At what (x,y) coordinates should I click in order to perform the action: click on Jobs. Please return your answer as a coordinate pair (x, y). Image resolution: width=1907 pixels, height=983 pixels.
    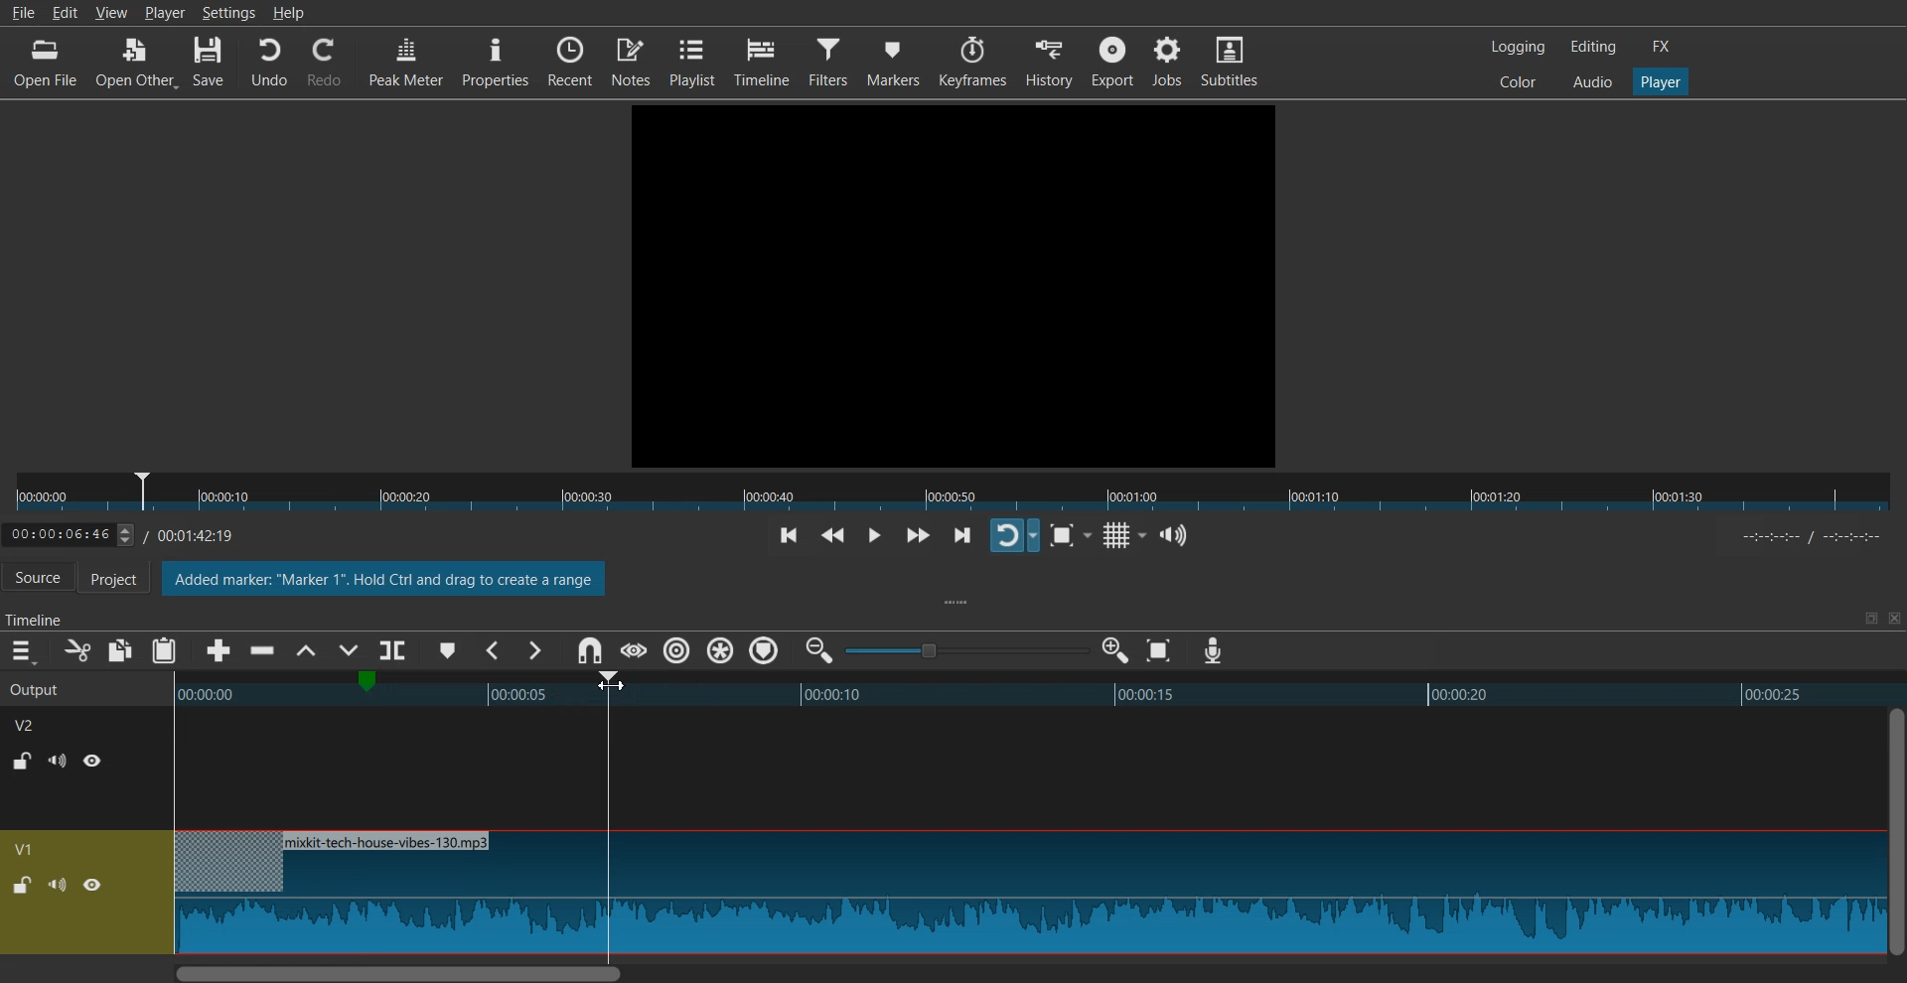
    Looking at the image, I should click on (1166, 60).